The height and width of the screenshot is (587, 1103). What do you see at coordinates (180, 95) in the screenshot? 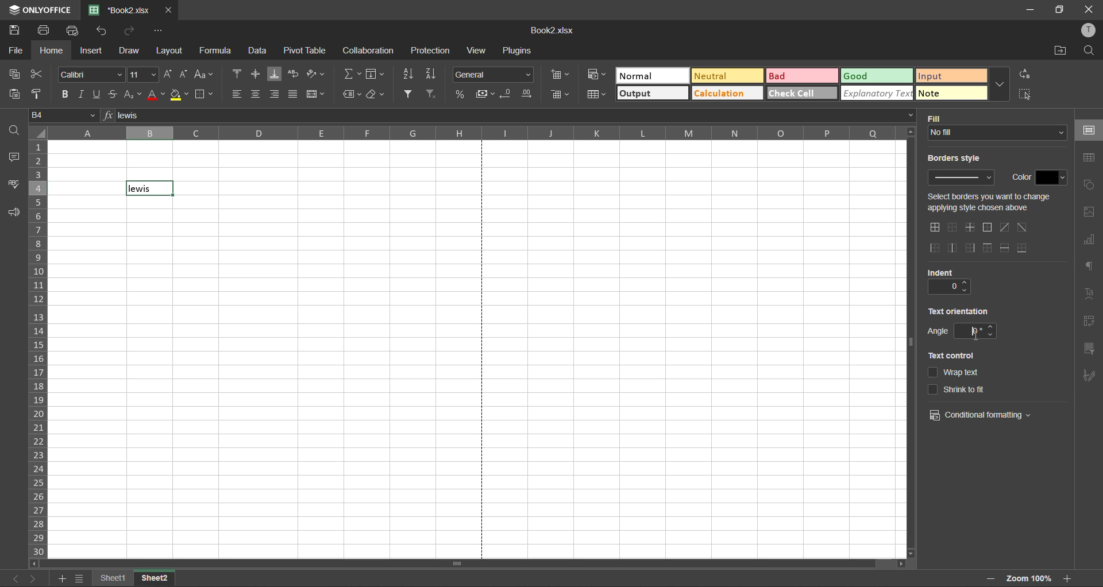
I see `fill color` at bounding box center [180, 95].